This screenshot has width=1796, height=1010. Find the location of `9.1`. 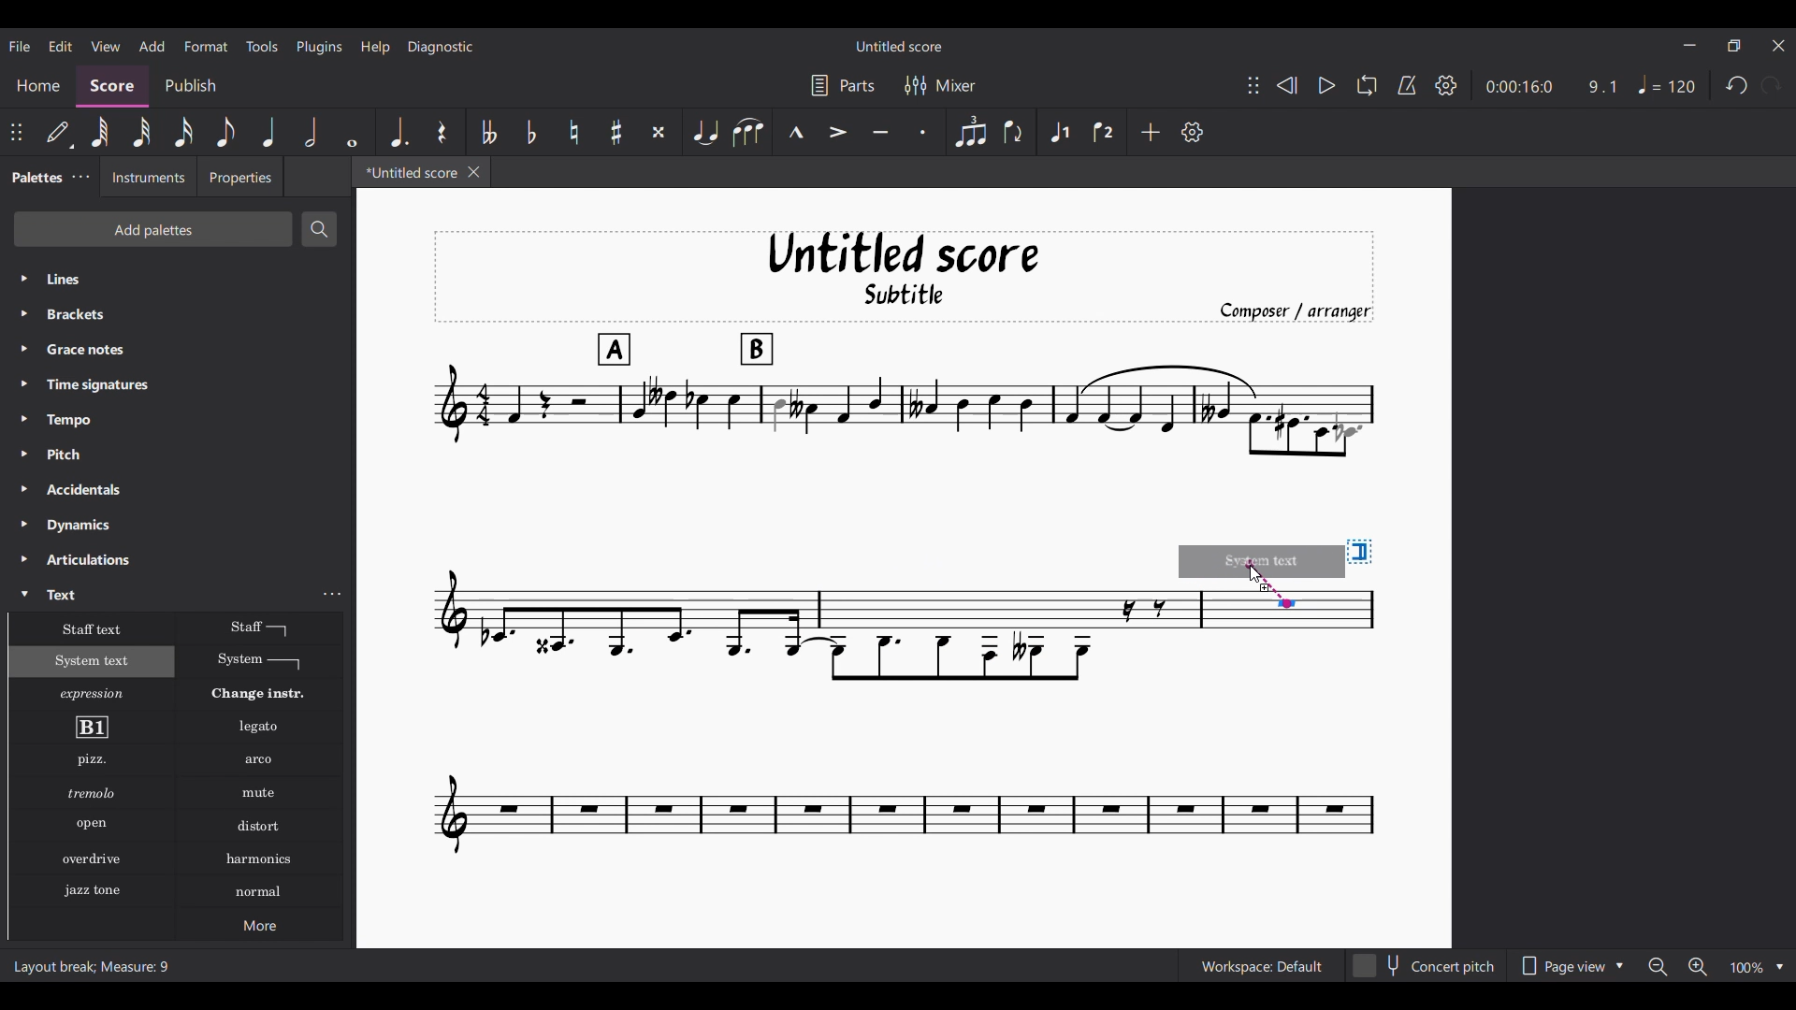

9.1 is located at coordinates (1601, 86).